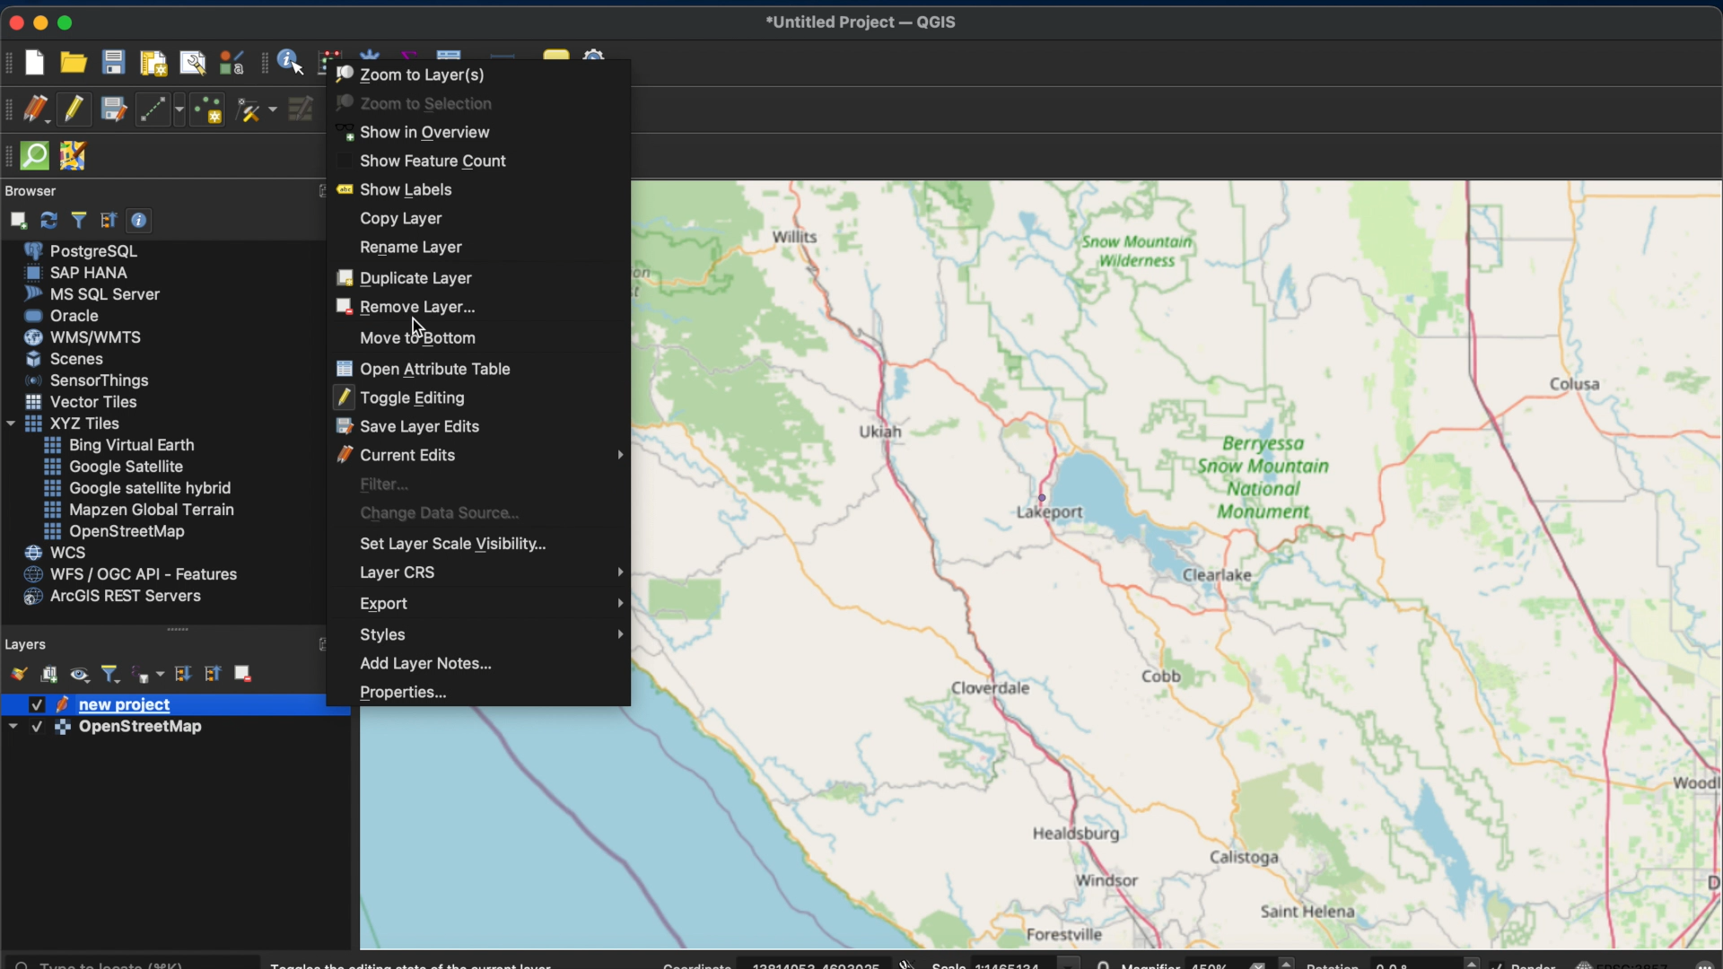 The height and width of the screenshot is (969, 1723). Describe the element at coordinates (408, 426) in the screenshot. I see `save layer edits` at that location.